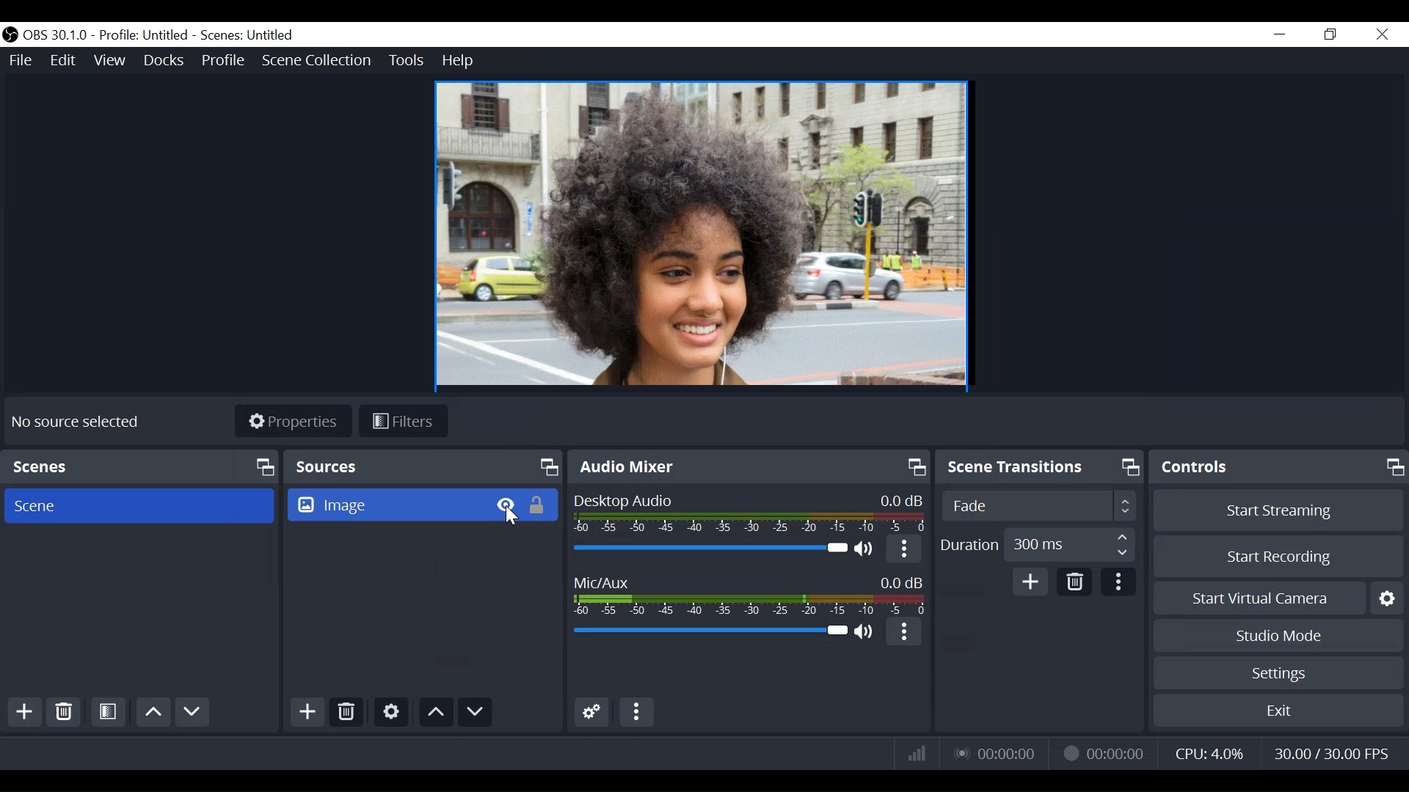  Describe the element at coordinates (55, 34) in the screenshot. I see `Version` at that location.